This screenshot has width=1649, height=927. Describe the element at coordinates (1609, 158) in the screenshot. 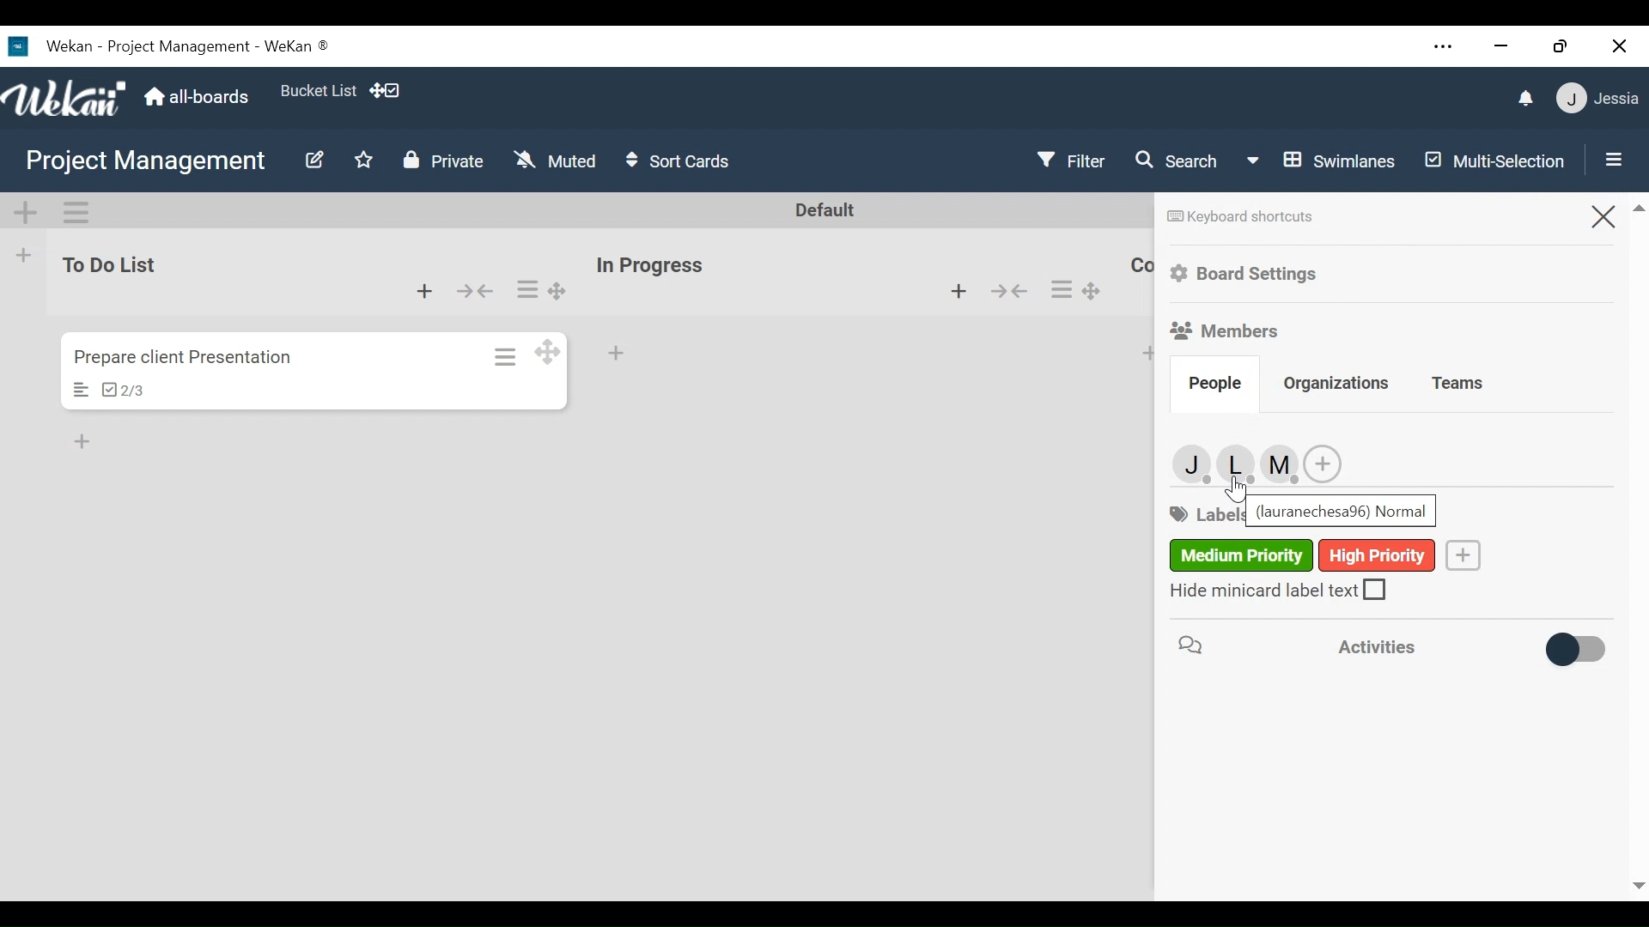

I see `Sidebar` at that location.